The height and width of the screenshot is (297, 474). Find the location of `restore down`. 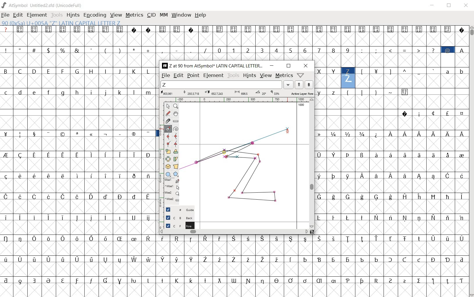

restore down is located at coordinates (450, 6).